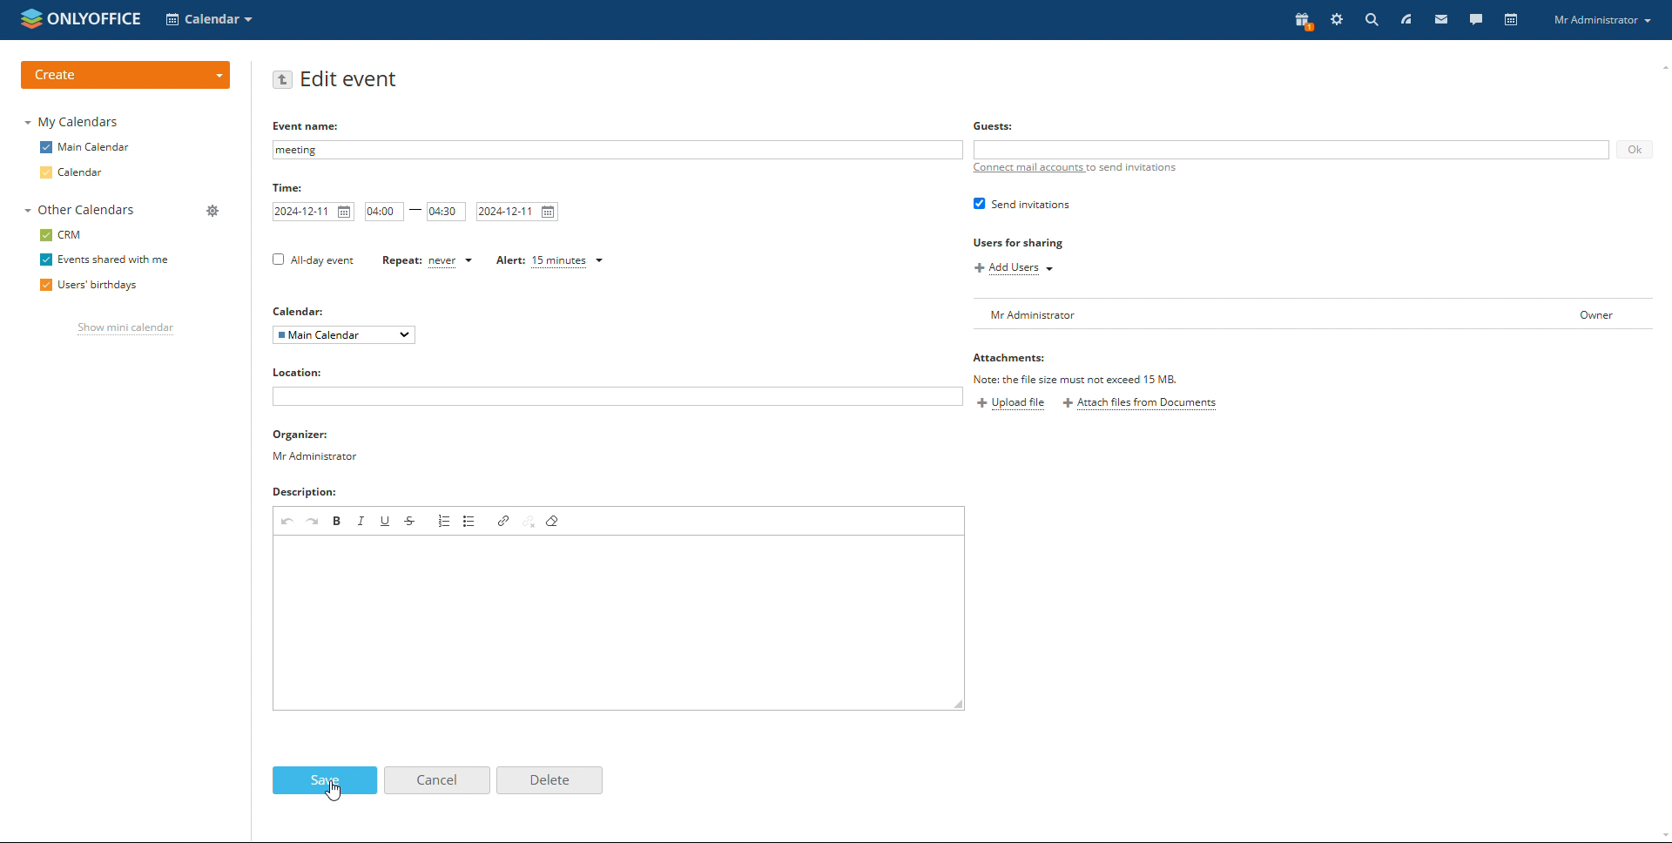  I want to click on select calendar, so click(344, 335).